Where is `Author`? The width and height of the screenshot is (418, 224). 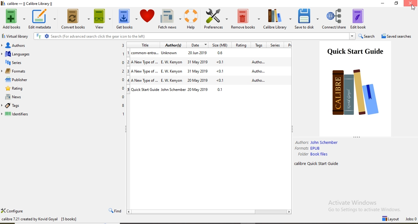
Author is located at coordinates (173, 45).